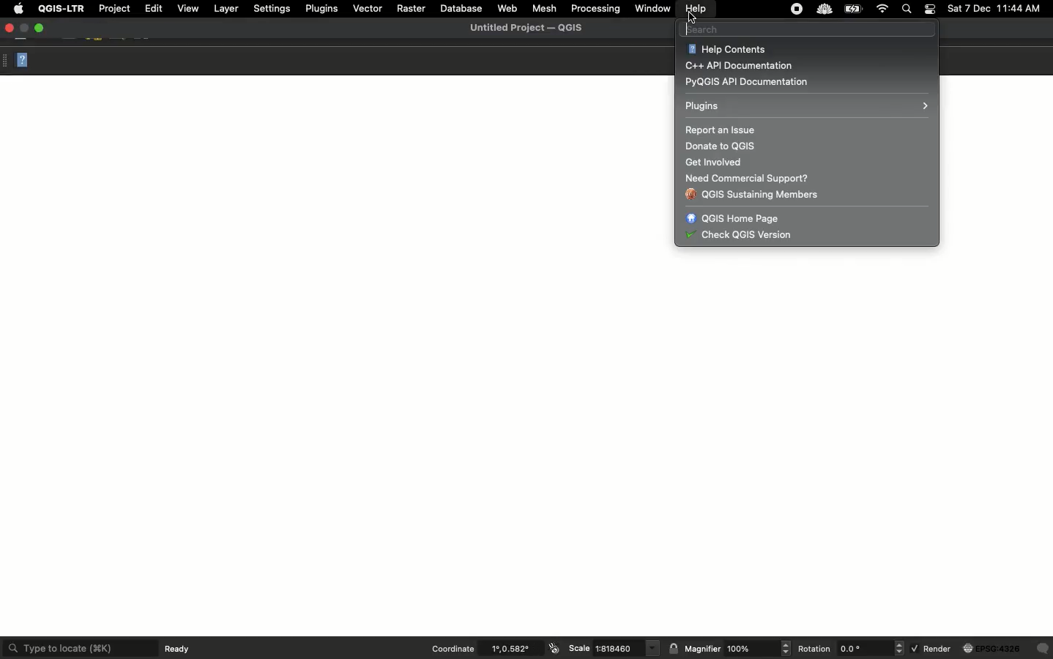  Describe the element at coordinates (737, 220) in the screenshot. I see `QGIS` at that location.